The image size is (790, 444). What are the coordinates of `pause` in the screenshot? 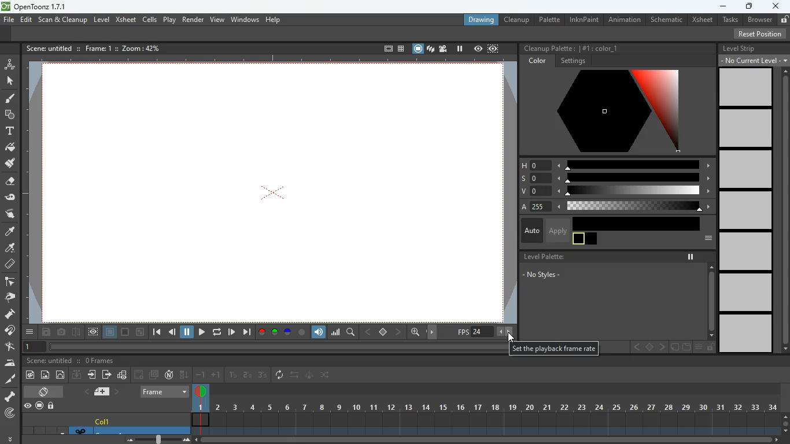 It's located at (459, 49).